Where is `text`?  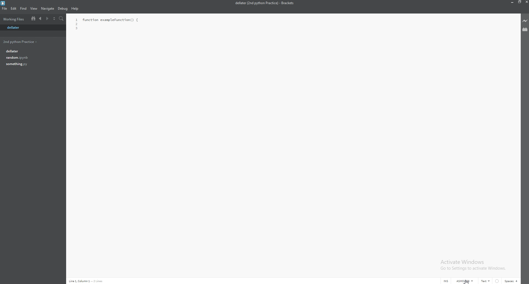
text is located at coordinates (485, 281).